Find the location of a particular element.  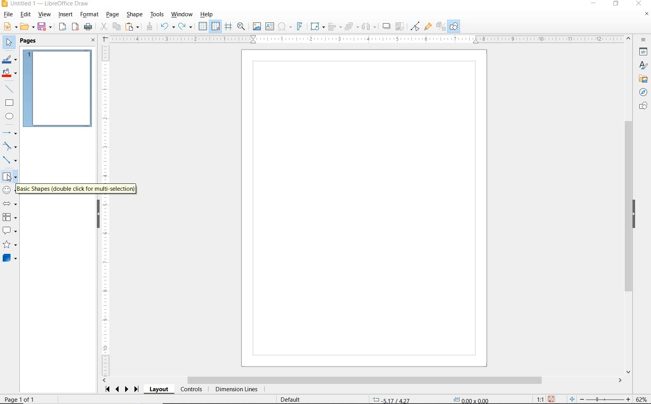

NAVIGATOR is located at coordinates (643, 91).